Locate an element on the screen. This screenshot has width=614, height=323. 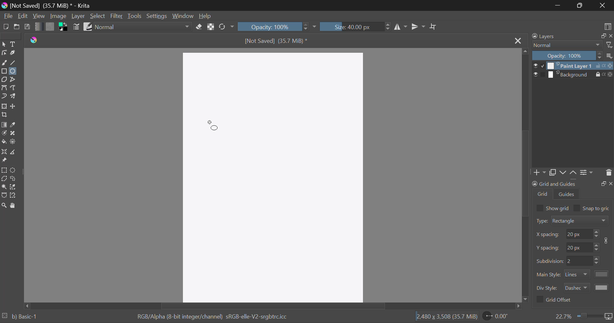
Gradient is located at coordinates (37, 27).